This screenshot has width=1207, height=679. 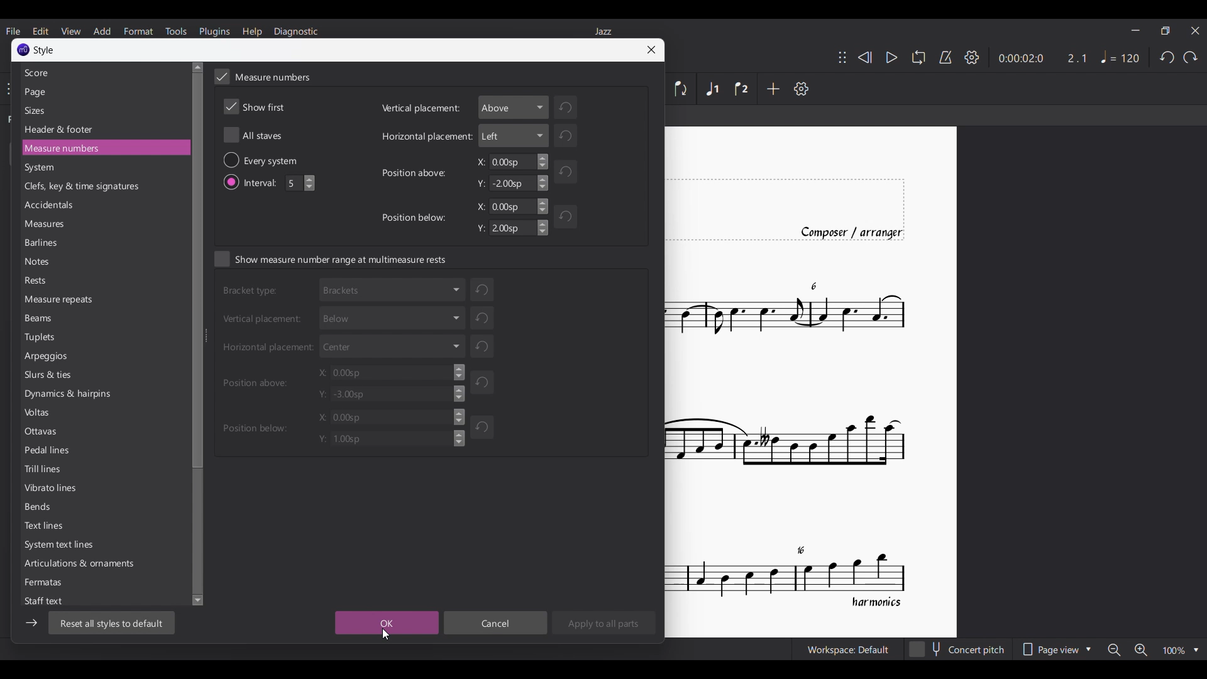 I want to click on X: 0.0, so click(x=388, y=417).